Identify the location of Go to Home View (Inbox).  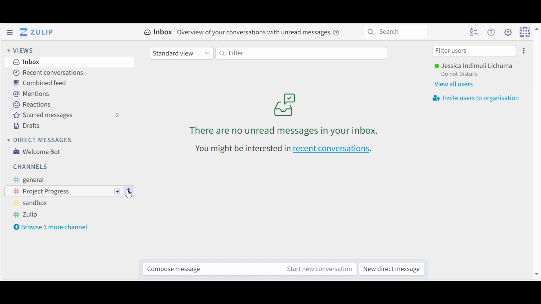
(39, 32).